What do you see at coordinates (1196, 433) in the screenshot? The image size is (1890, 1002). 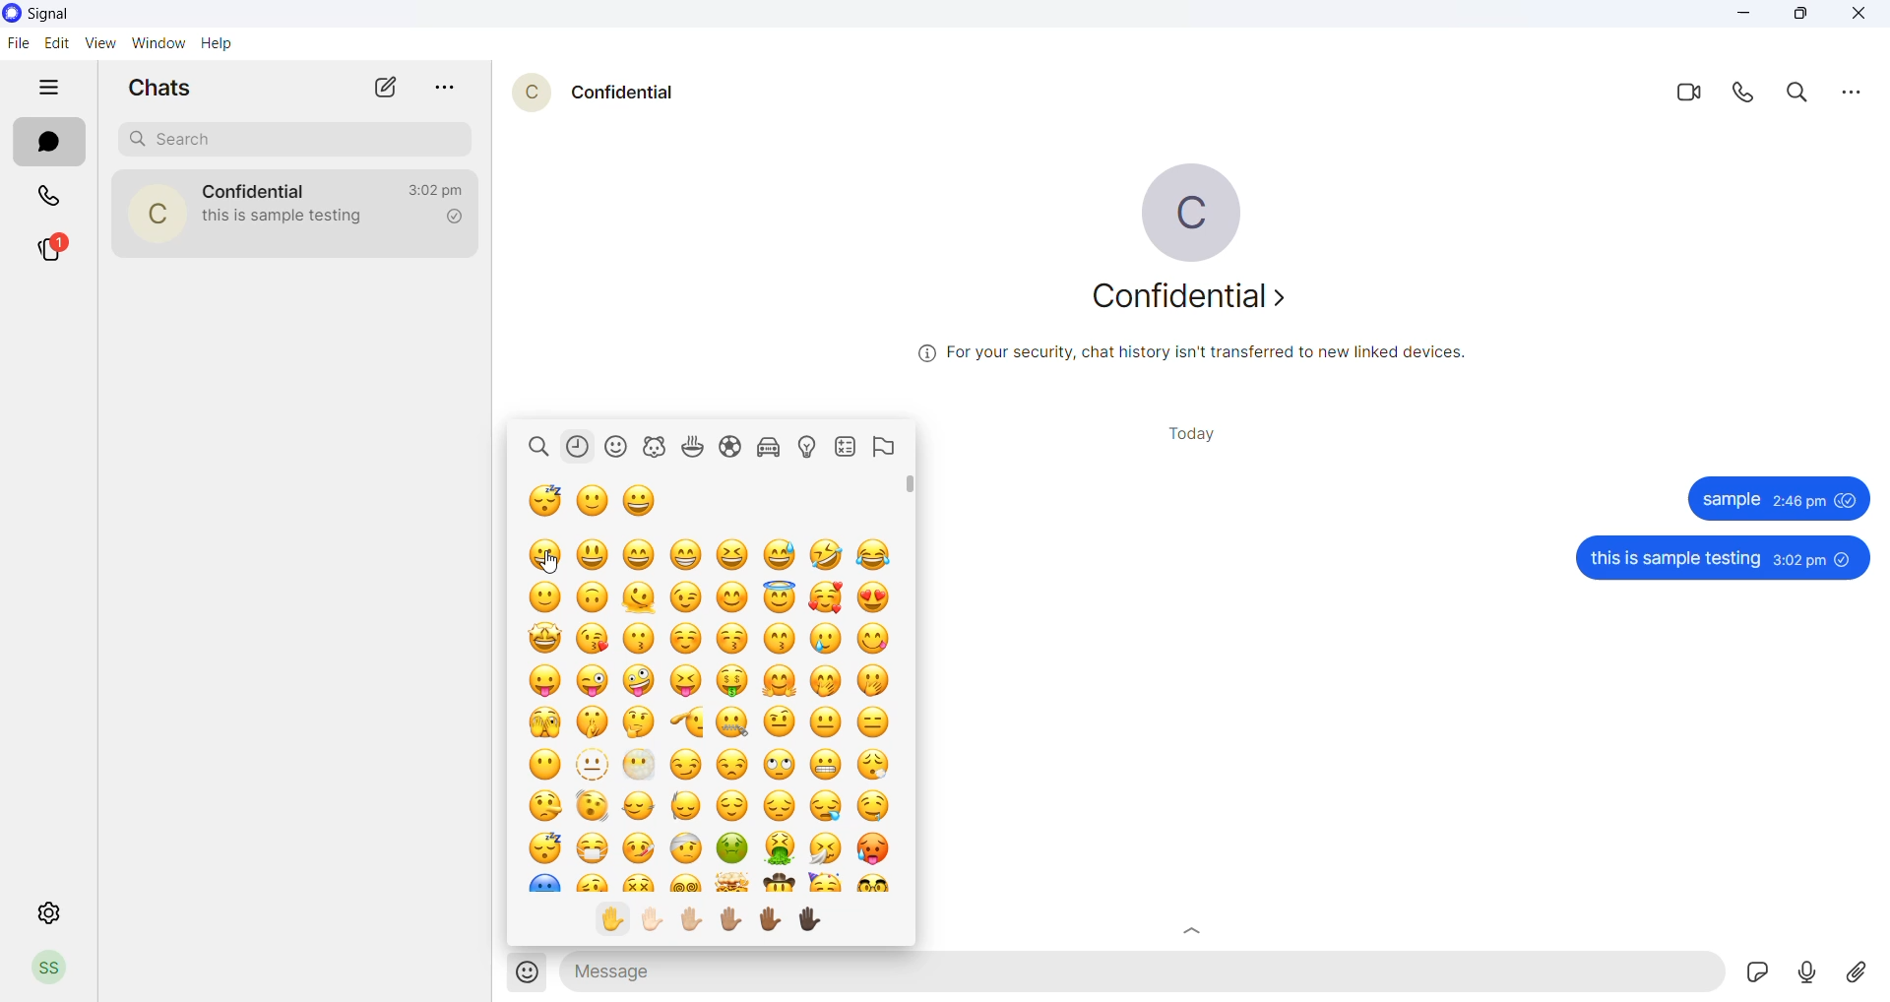 I see `today title` at bounding box center [1196, 433].